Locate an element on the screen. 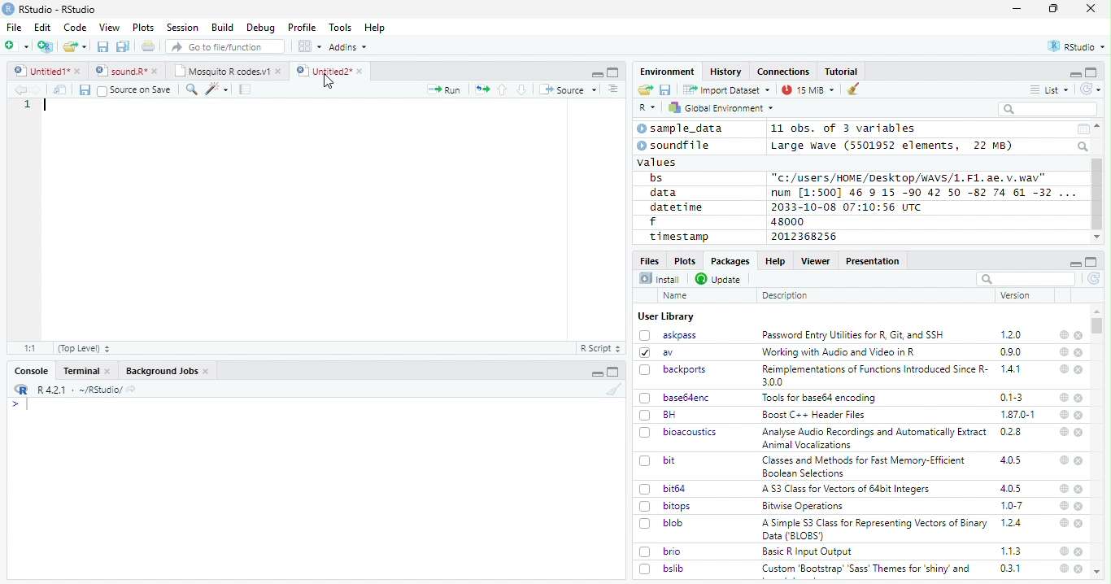  help is located at coordinates (1063, 488).